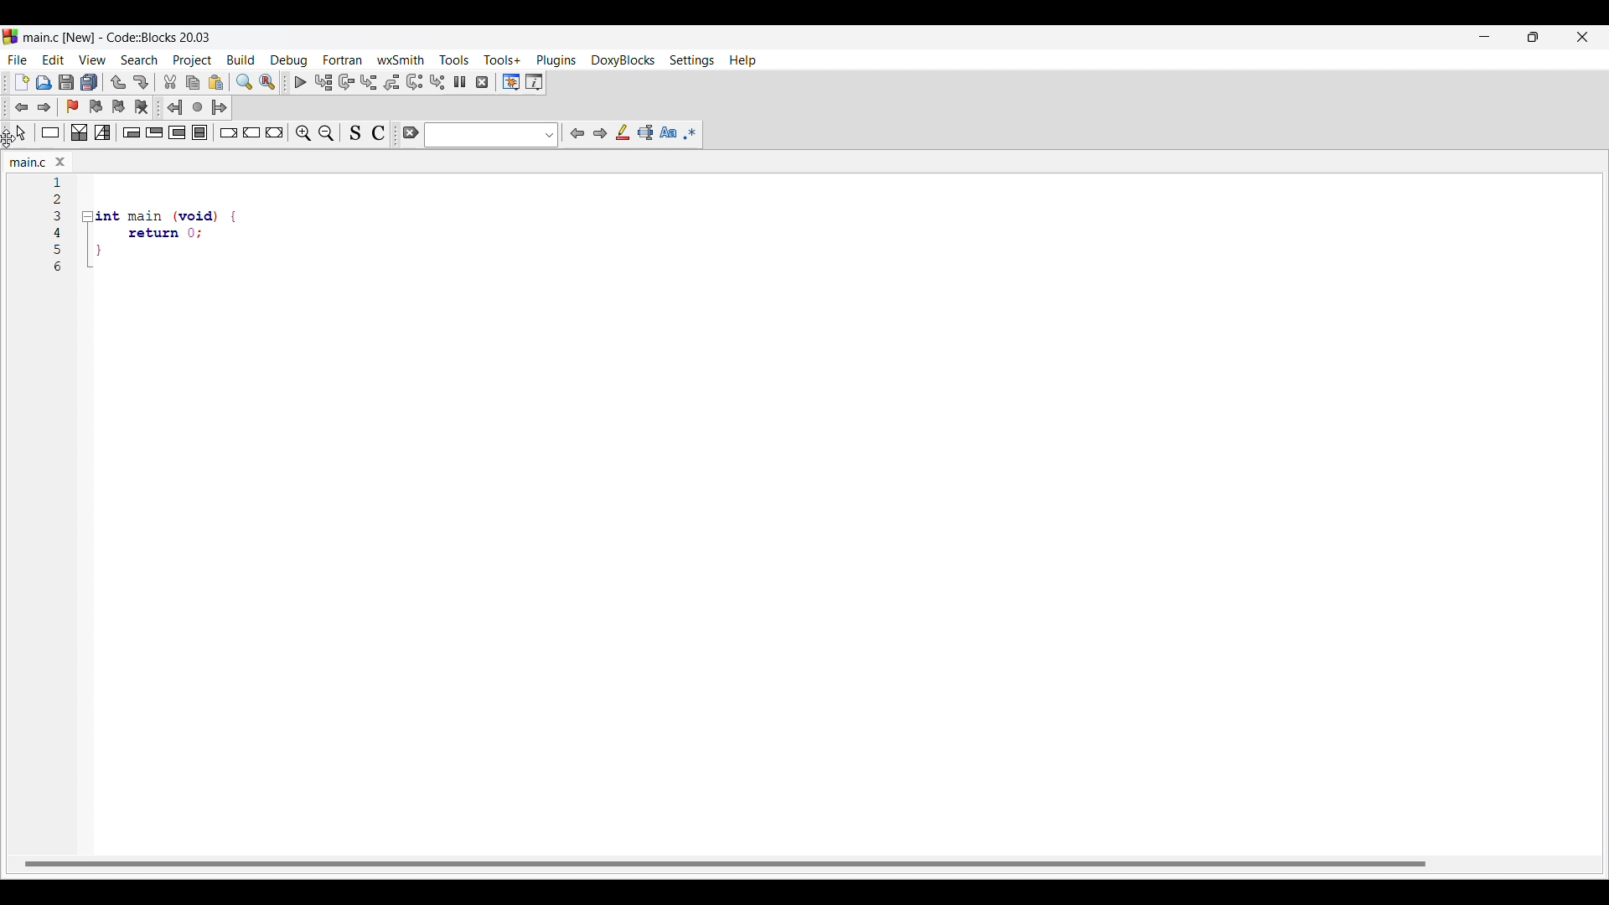  Describe the element at coordinates (622, 60) in the screenshot. I see `DoxyBlocks menu` at that location.